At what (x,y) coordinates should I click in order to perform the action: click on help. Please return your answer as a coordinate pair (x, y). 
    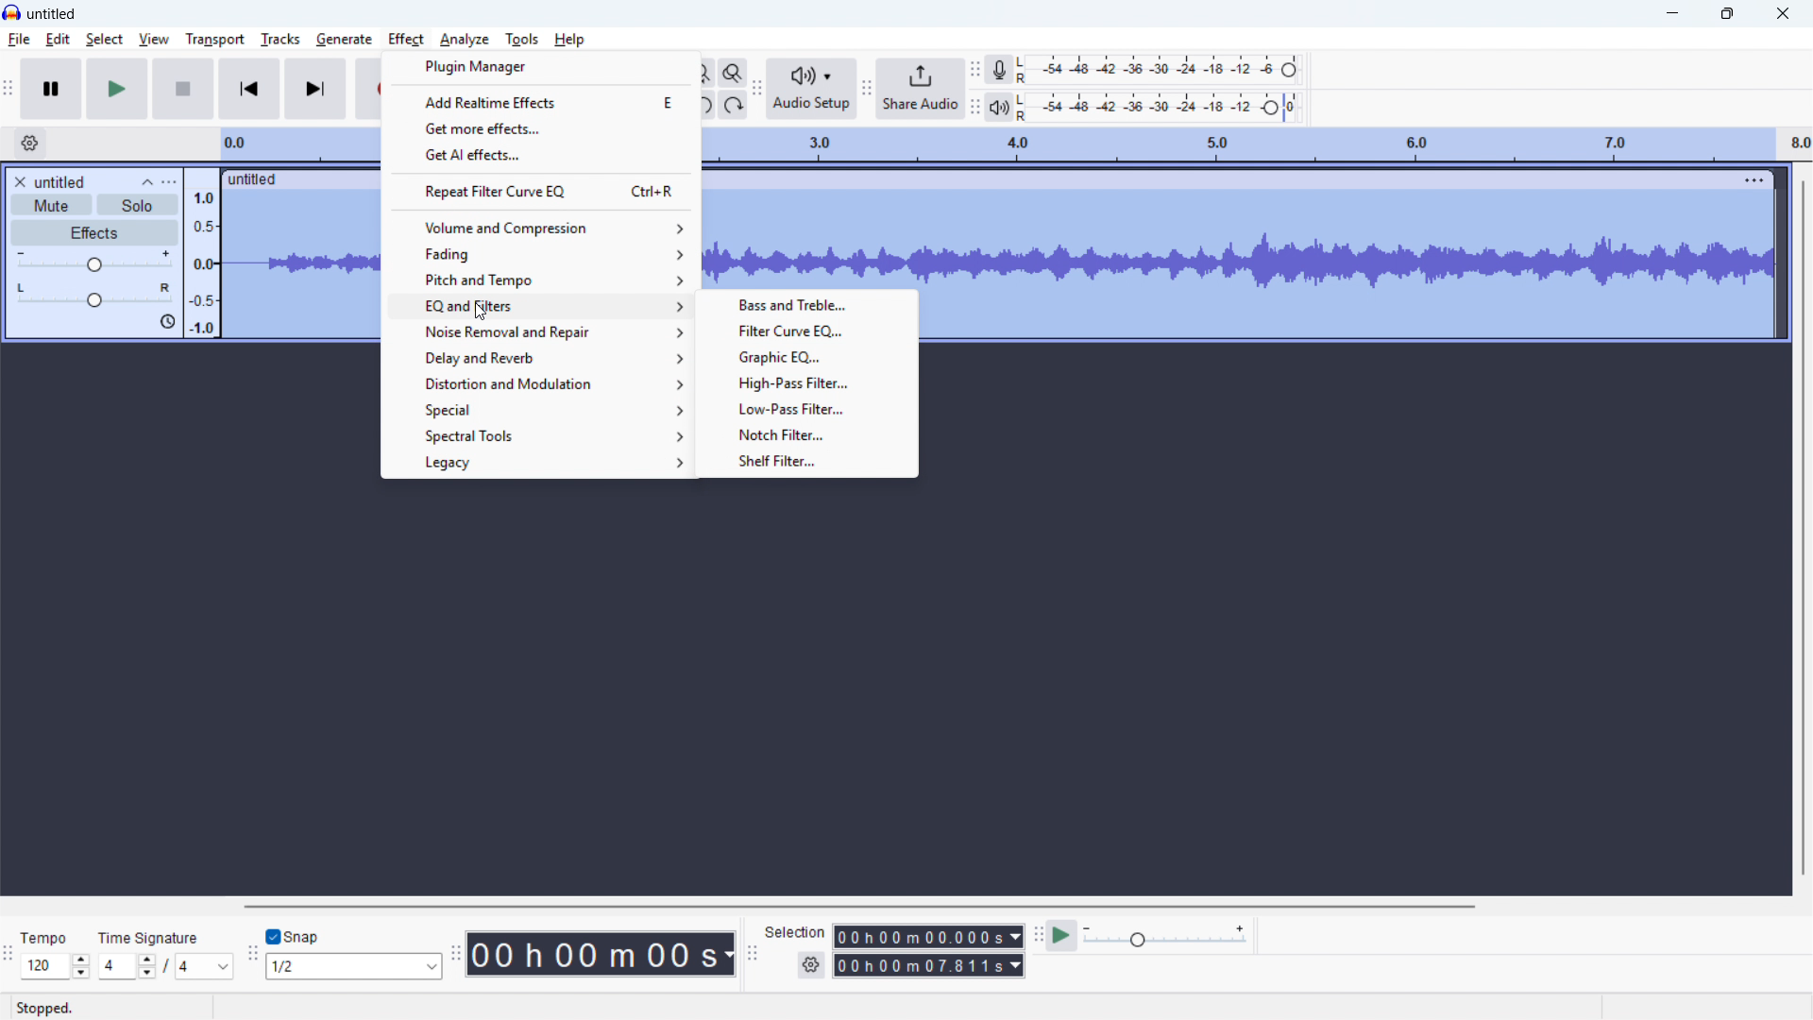
    Looking at the image, I should click on (570, 39).